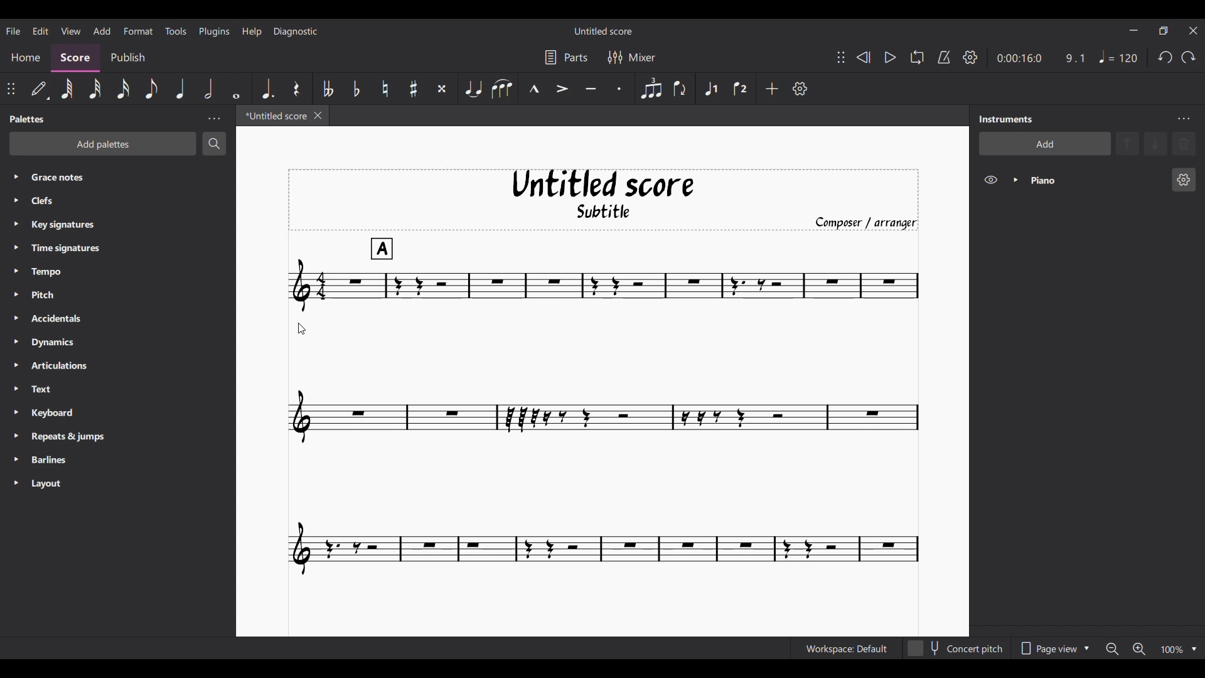 The image size is (1205, 678). What do you see at coordinates (236, 89) in the screenshot?
I see `Whole note` at bounding box center [236, 89].